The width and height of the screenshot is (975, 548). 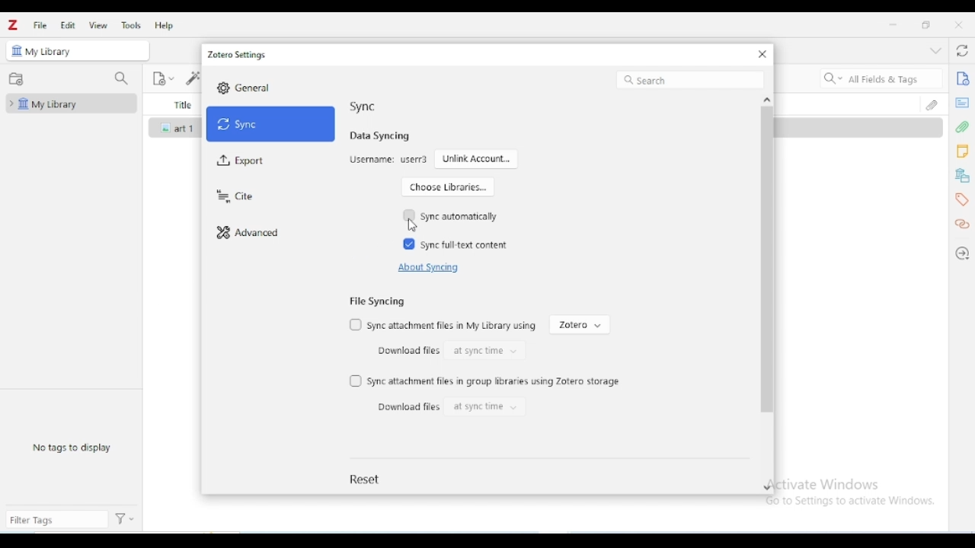 What do you see at coordinates (363, 106) in the screenshot?
I see `sync` at bounding box center [363, 106].